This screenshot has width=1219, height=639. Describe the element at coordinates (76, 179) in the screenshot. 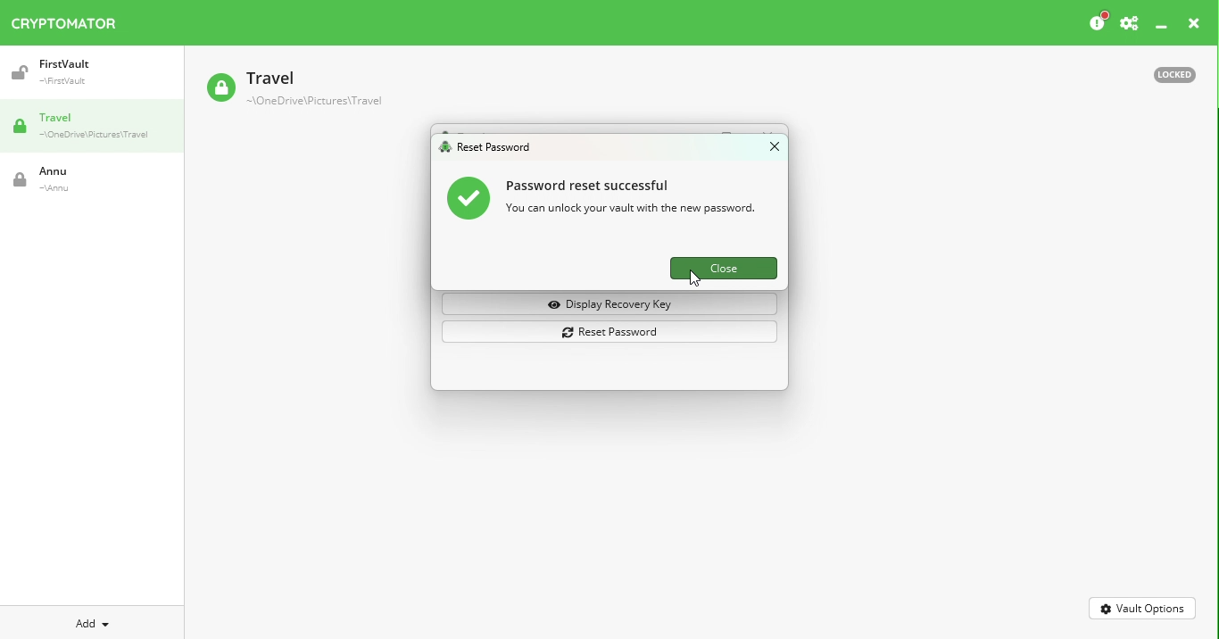

I see `Vault` at that location.